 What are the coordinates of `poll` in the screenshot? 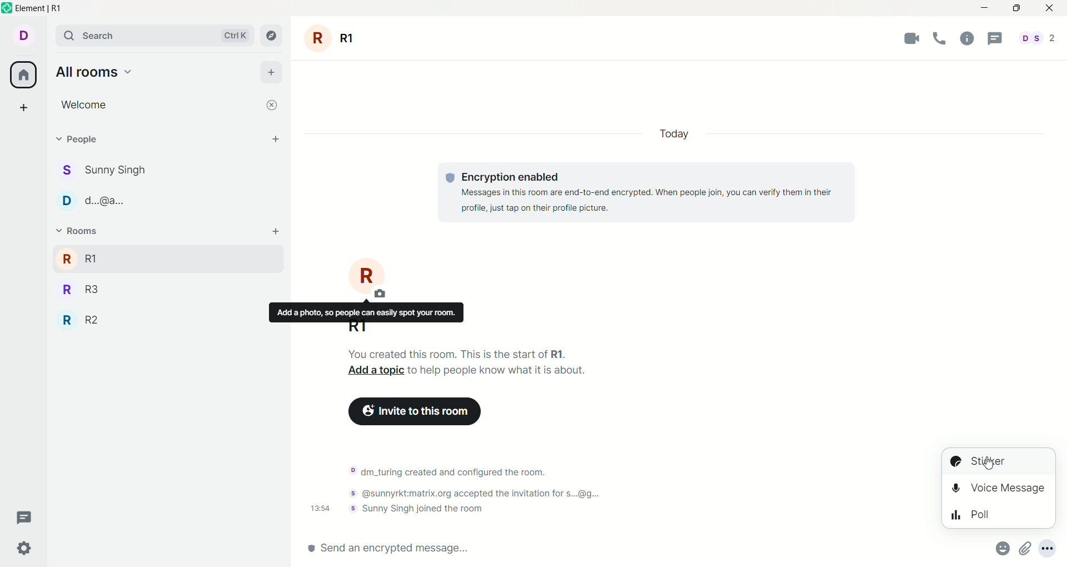 It's located at (999, 514).